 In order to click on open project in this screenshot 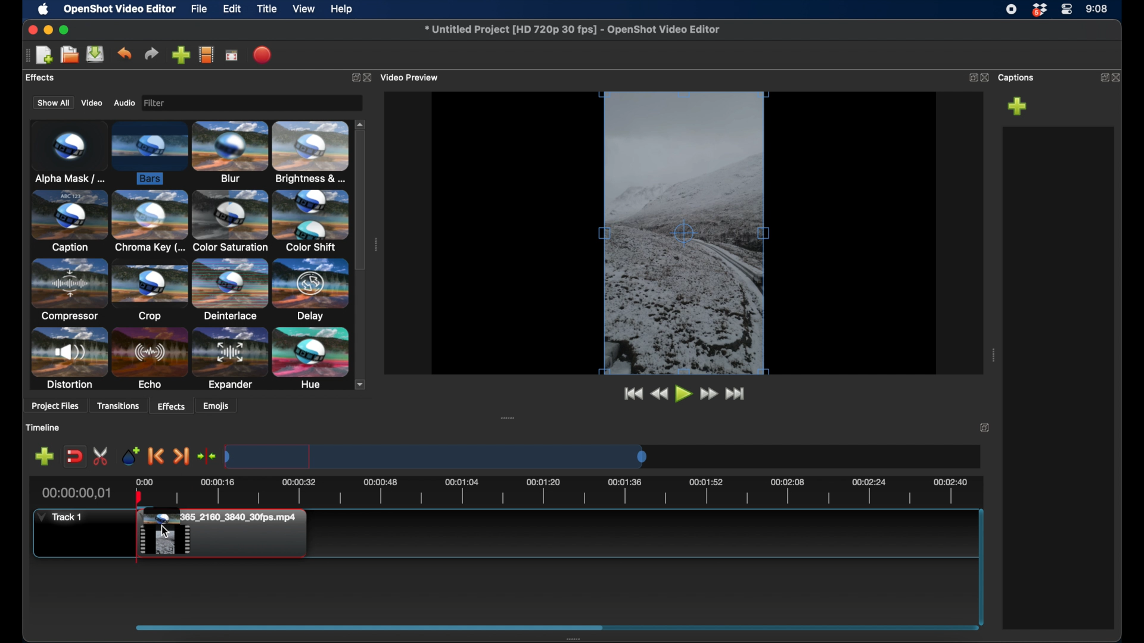, I will do `click(68, 55)`.